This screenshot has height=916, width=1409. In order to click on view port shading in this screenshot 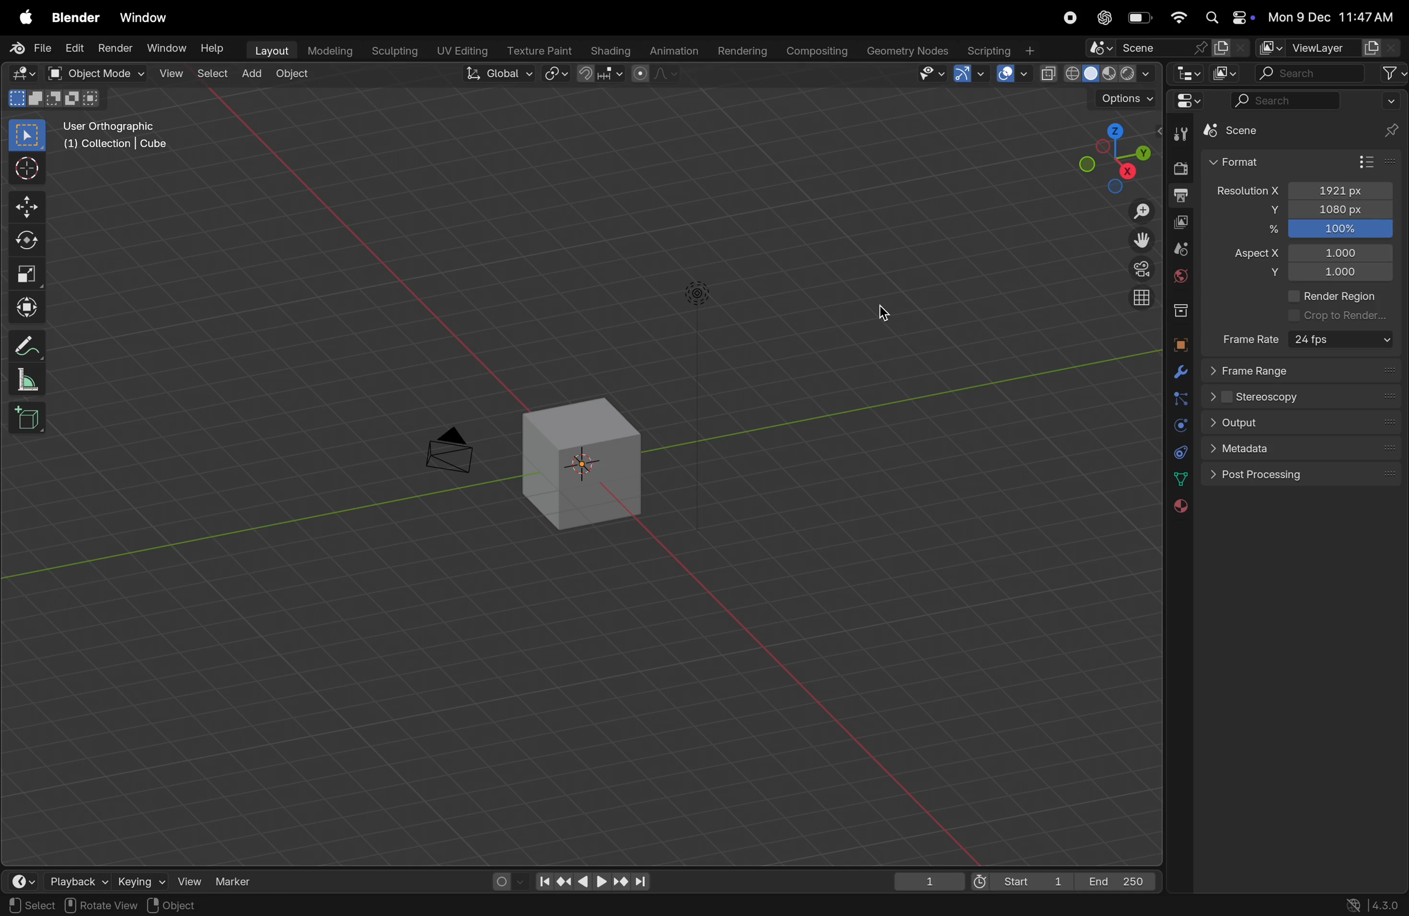, I will do `click(1096, 74)`.